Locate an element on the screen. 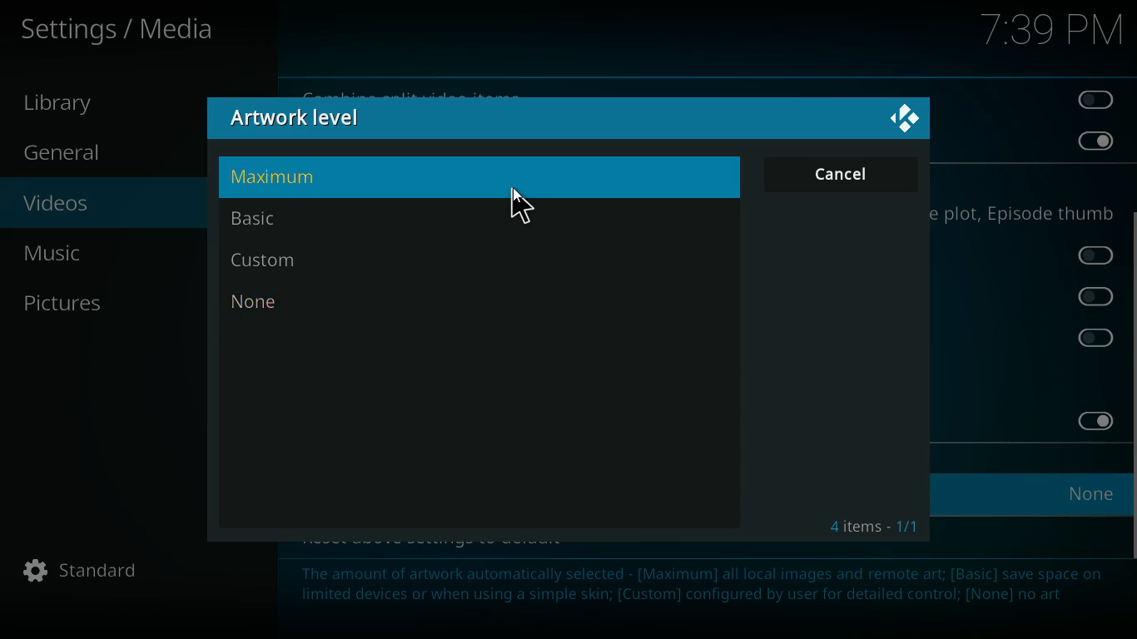 This screenshot has width=1137, height=639. custom is located at coordinates (454, 260).